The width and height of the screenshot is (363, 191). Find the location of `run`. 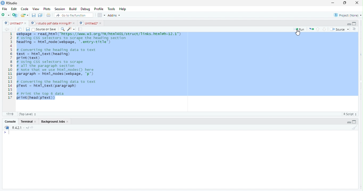

run is located at coordinates (299, 29).